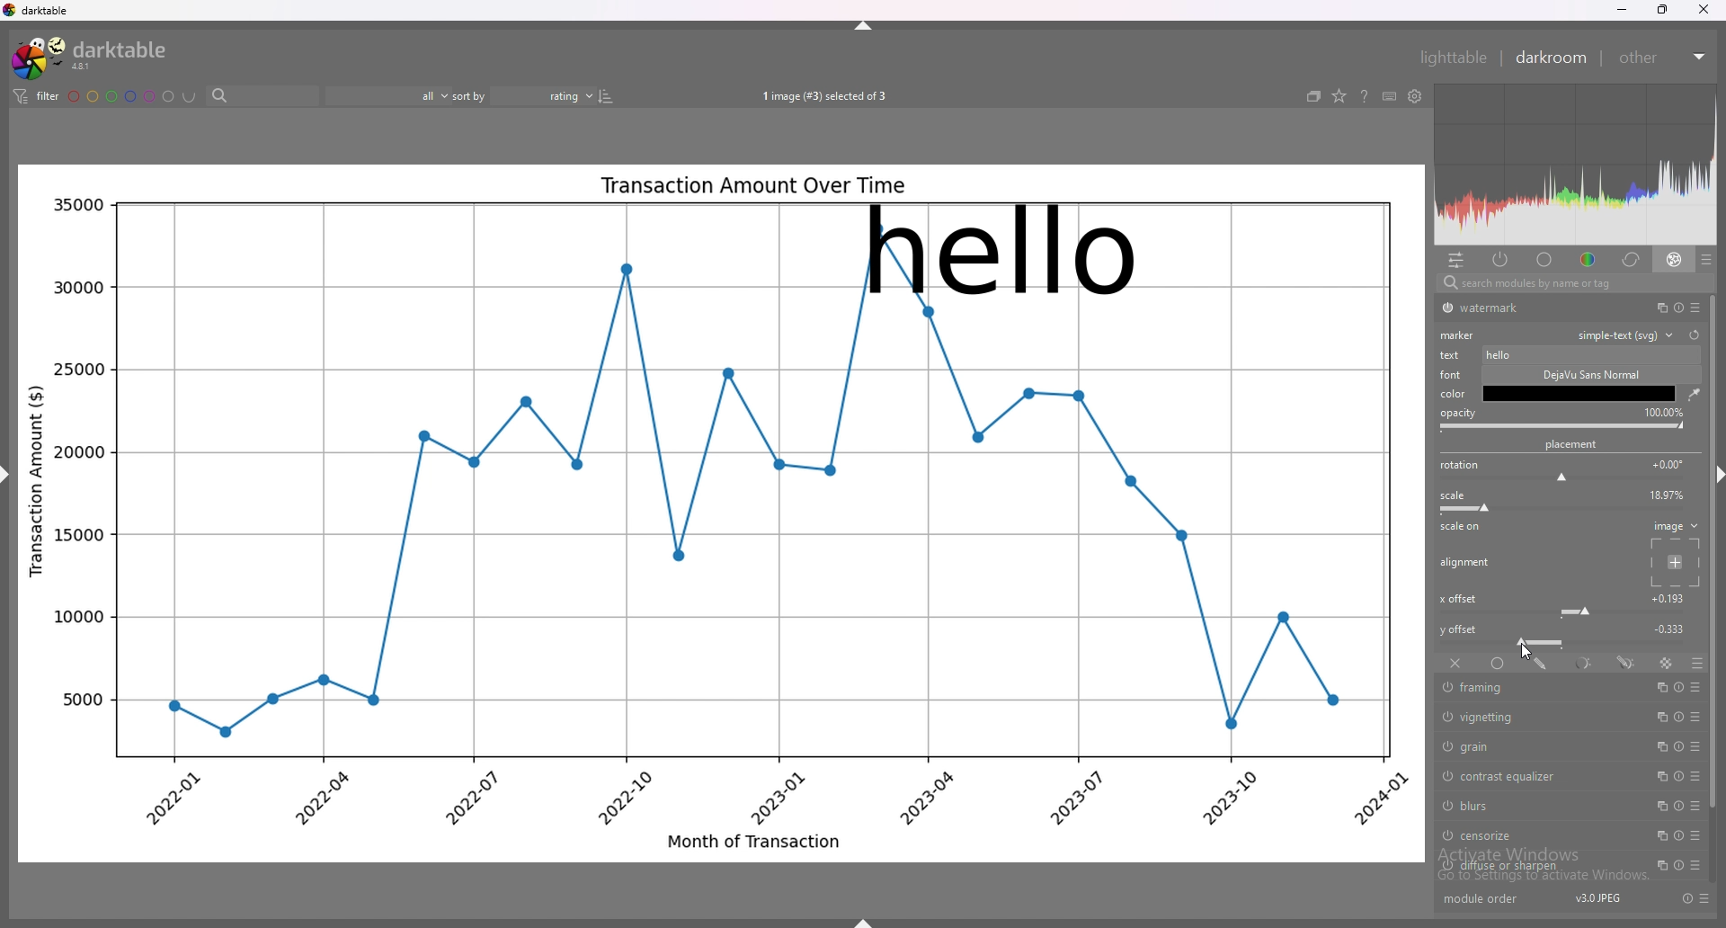 This screenshot has width=1726, height=928. I want to click on scale bar, so click(1564, 508).